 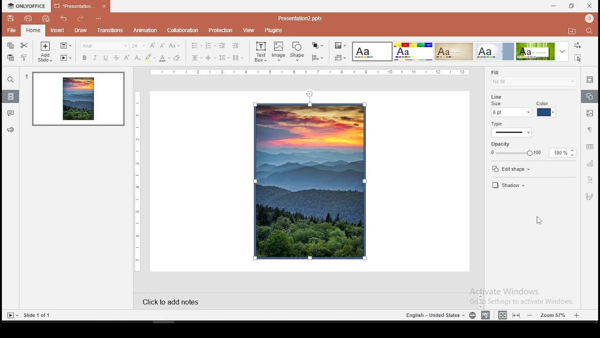 What do you see at coordinates (577, 58) in the screenshot?
I see `select all` at bounding box center [577, 58].